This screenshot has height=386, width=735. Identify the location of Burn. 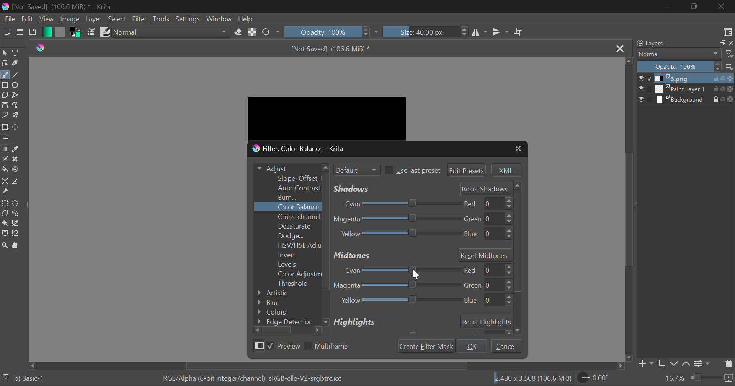
(289, 197).